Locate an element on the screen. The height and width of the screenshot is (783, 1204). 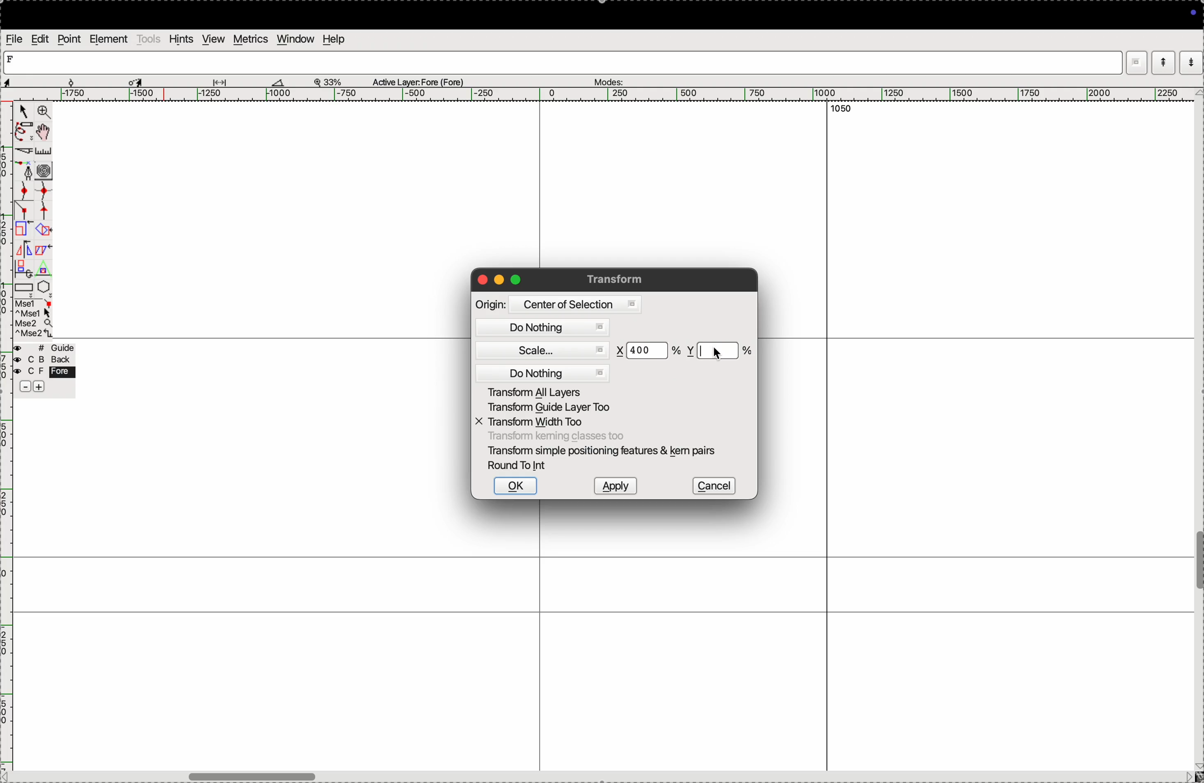
ruler is located at coordinates (49, 152).